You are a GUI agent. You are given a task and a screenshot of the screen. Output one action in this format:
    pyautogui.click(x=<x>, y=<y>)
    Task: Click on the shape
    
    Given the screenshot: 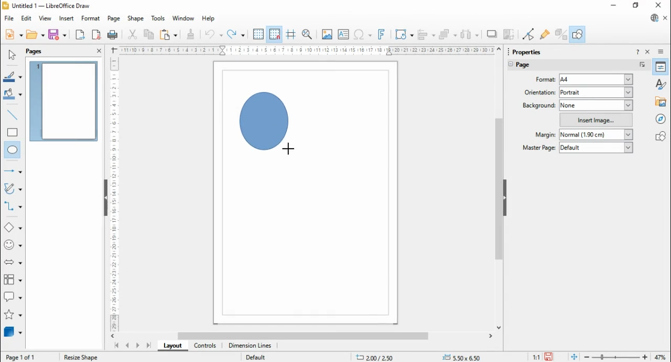 What is the action you would take?
    pyautogui.click(x=135, y=19)
    